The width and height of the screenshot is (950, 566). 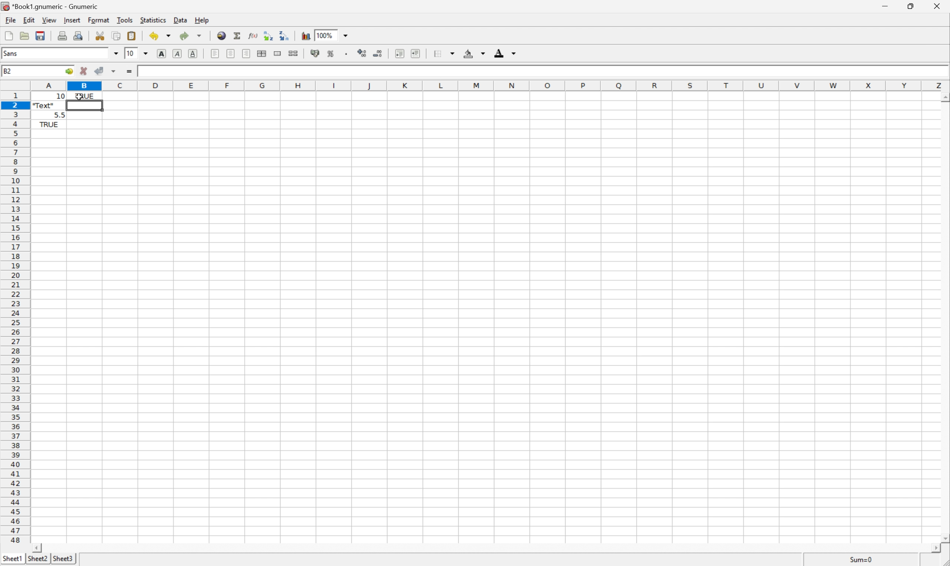 I want to click on Open a file, so click(x=26, y=36).